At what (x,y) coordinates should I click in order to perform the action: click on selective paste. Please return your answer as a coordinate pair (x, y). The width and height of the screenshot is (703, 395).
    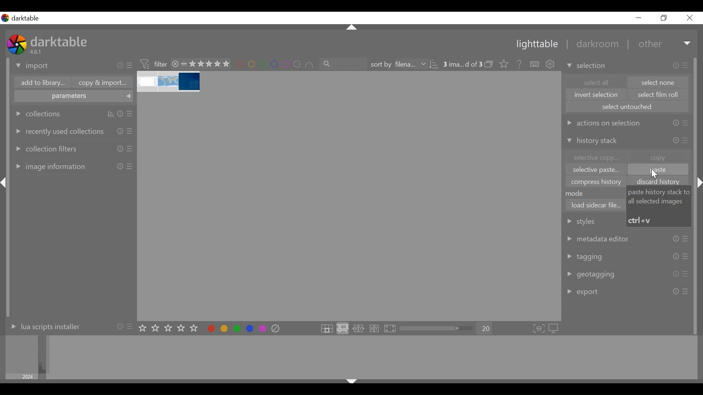
    Looking at the image, I should click on (596, 171).